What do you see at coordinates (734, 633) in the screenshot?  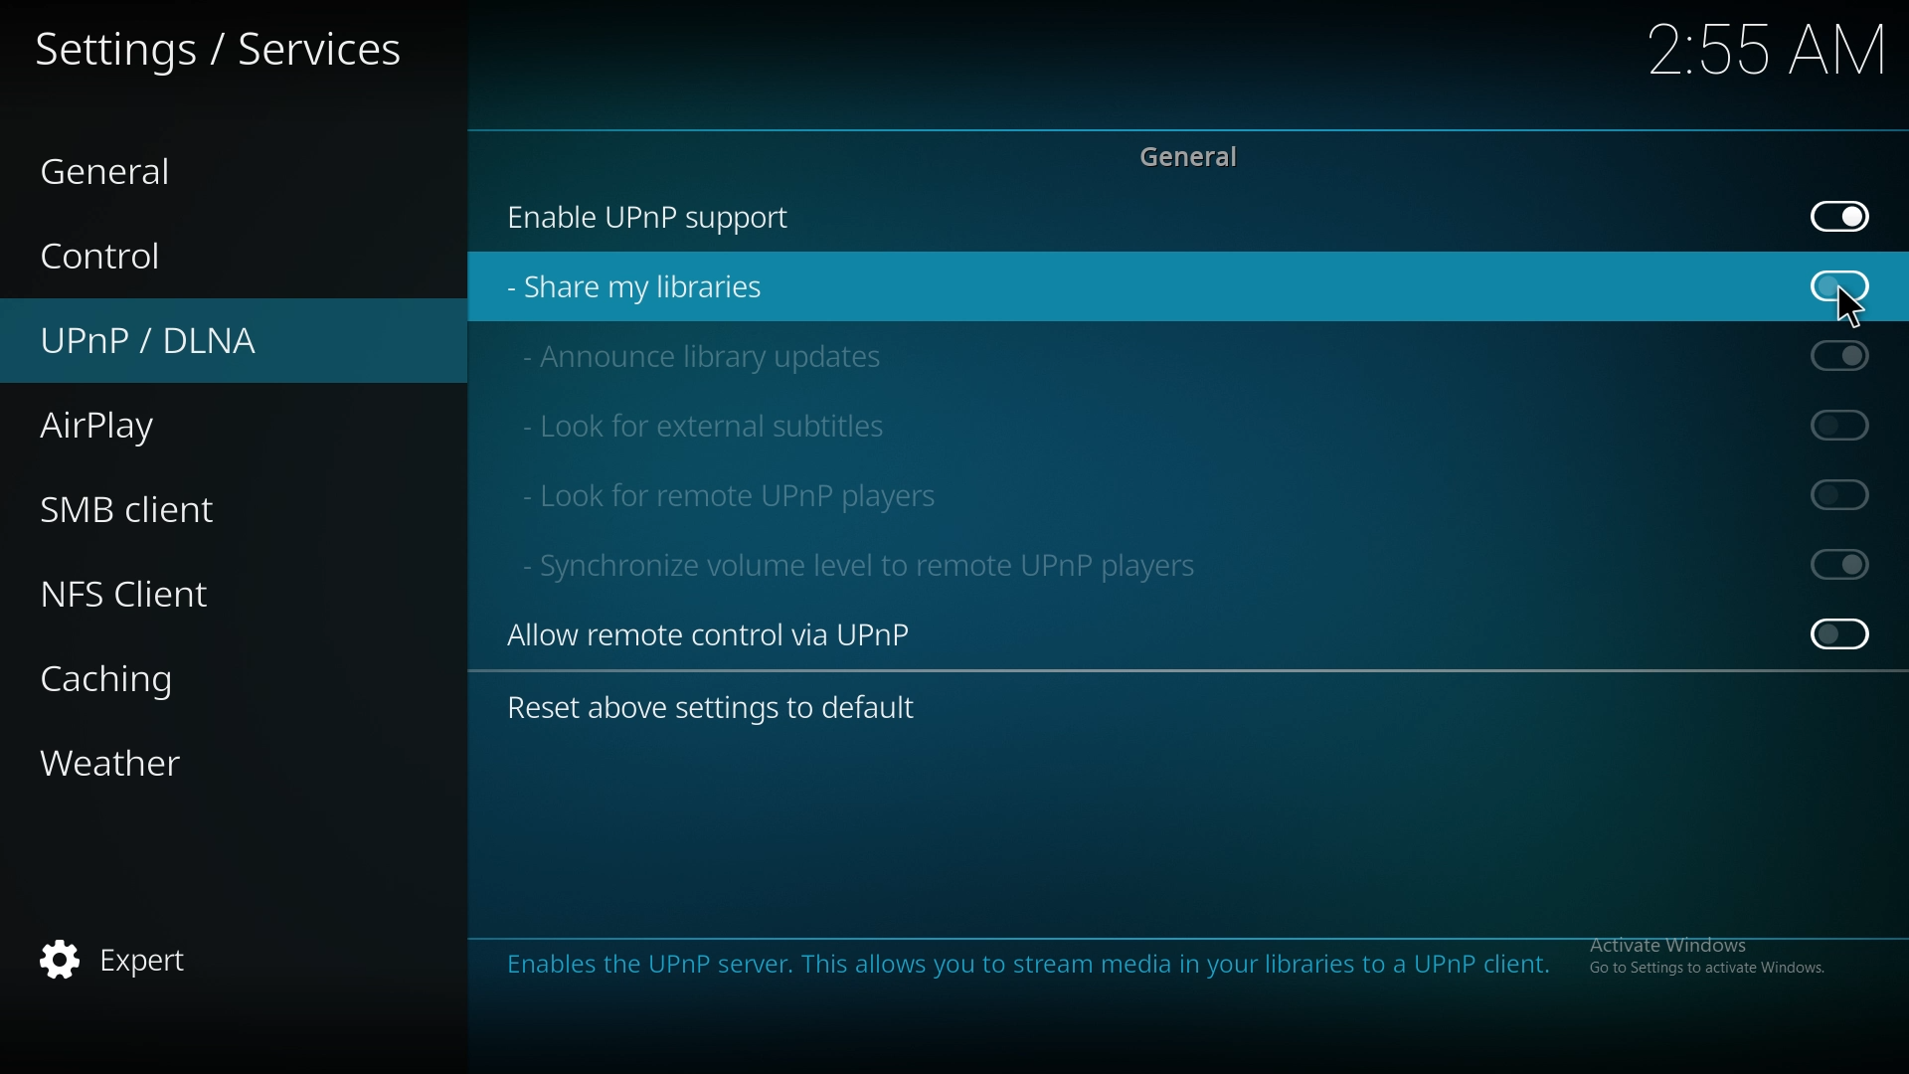 I see `allow remote control via upnp` at bounding box center [734, 633].